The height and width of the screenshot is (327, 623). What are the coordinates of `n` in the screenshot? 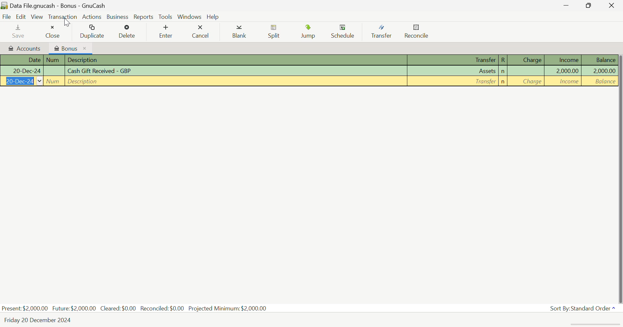 It's located at (503, 82).